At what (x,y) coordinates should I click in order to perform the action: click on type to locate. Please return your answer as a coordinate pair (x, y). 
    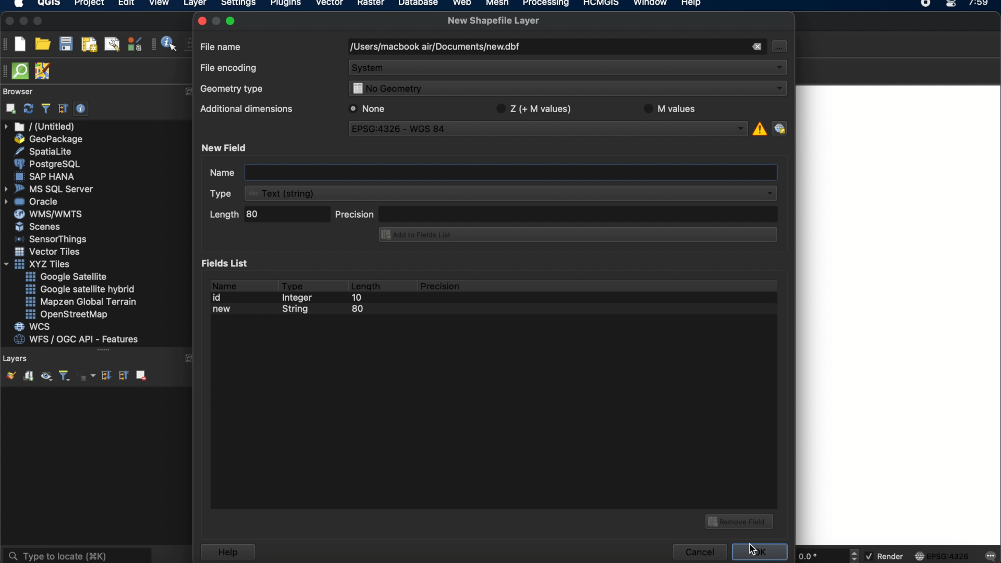
    Looking at the image, I should click on (77, 555).